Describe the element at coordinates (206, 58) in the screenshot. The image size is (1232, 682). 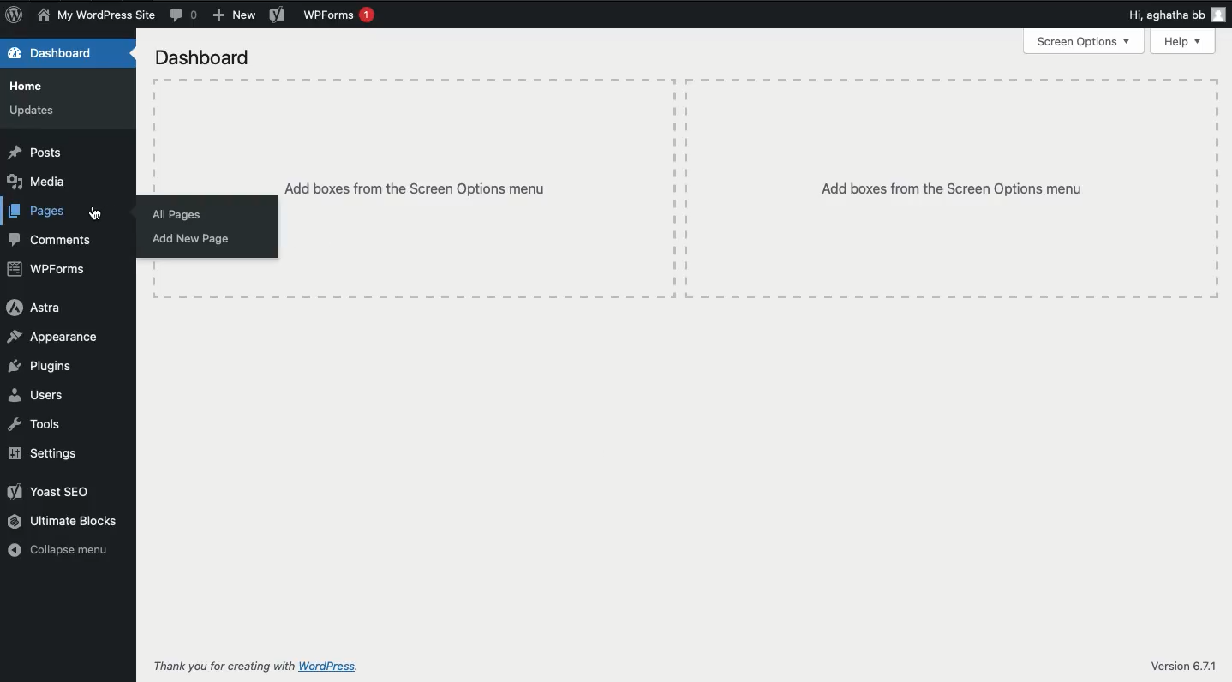
I see `Dashboard` at that location.